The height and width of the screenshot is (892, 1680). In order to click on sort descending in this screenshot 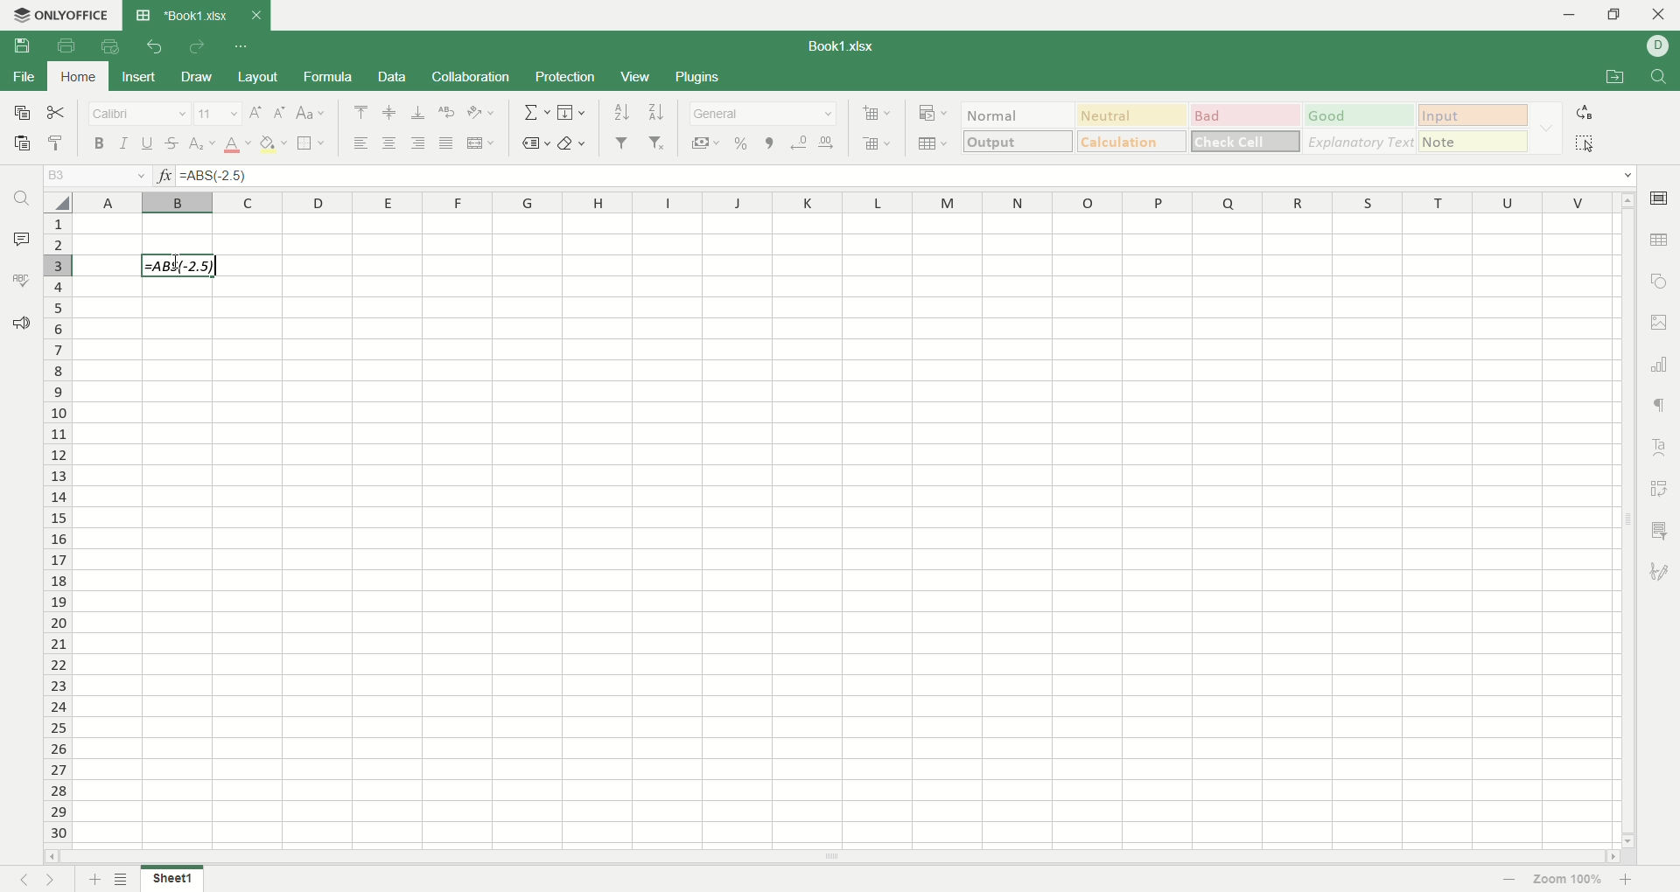, I will do `click(654, 111)`.